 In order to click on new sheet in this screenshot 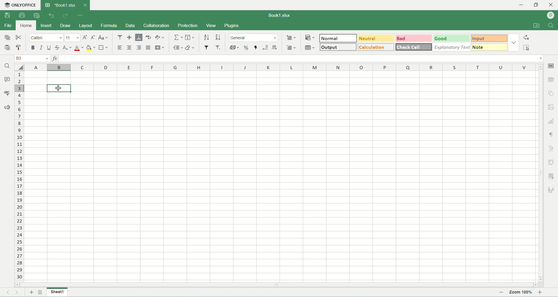, I will do `click(31, 293)`.